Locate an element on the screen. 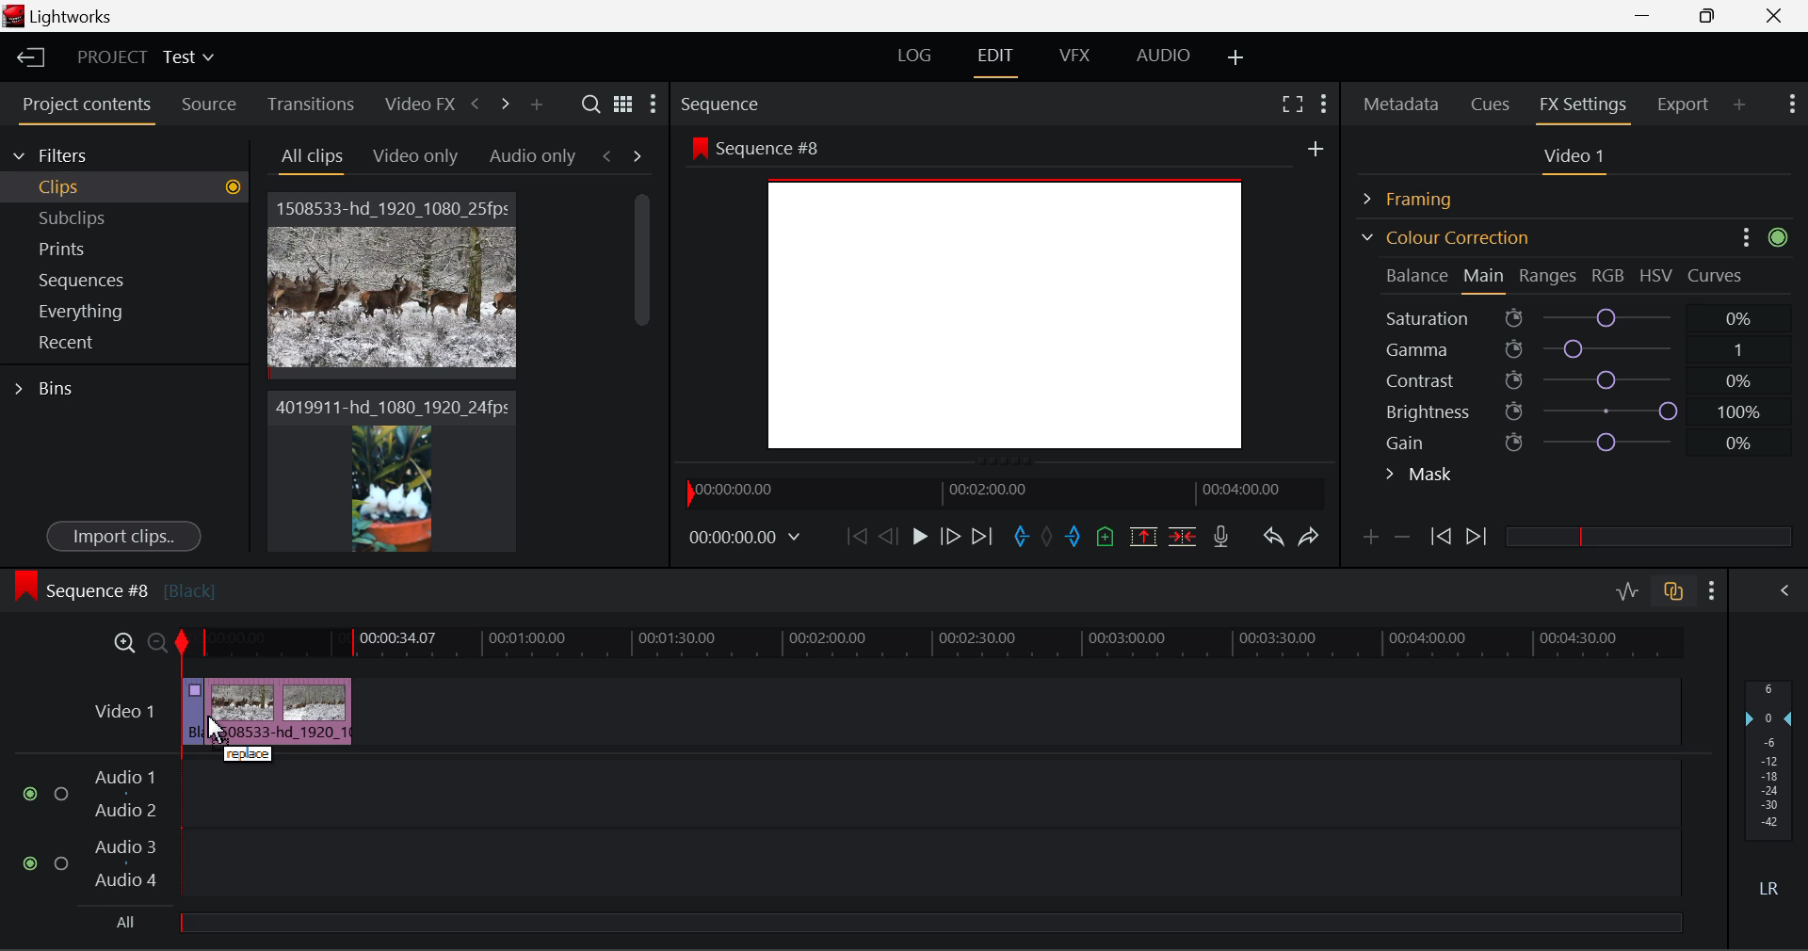 The image size is (1808, 951). Gamma is located at coordinates (1578, 349).